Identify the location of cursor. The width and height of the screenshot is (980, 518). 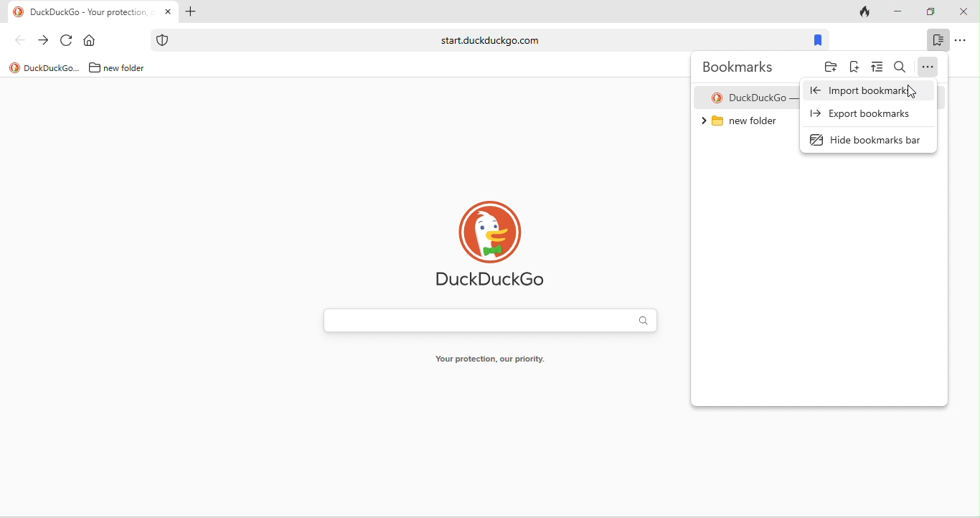
(913, 92).